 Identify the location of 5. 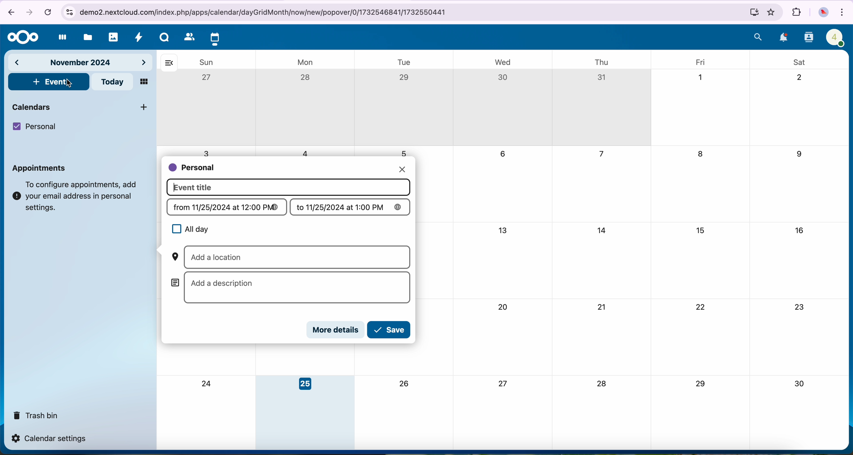
(405, 153).